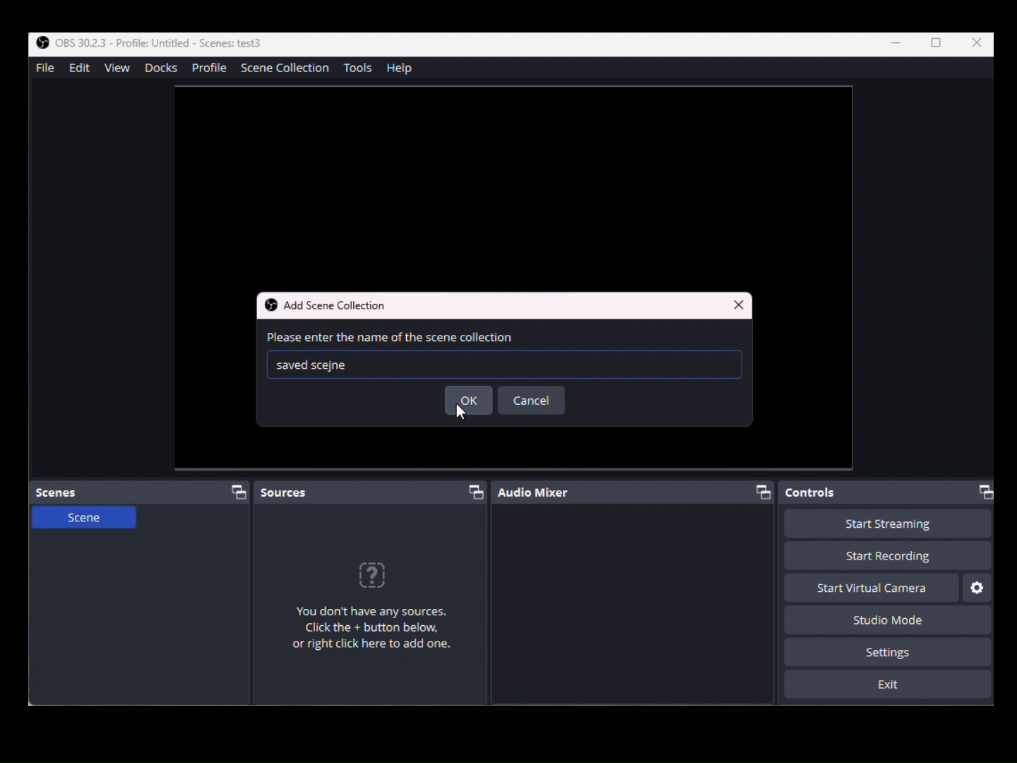 The image size is (1017, 763). What do you see at coordinates (289, 70) in the screenshot?
I see `SceneCollection` at bounding box center [289, 70].